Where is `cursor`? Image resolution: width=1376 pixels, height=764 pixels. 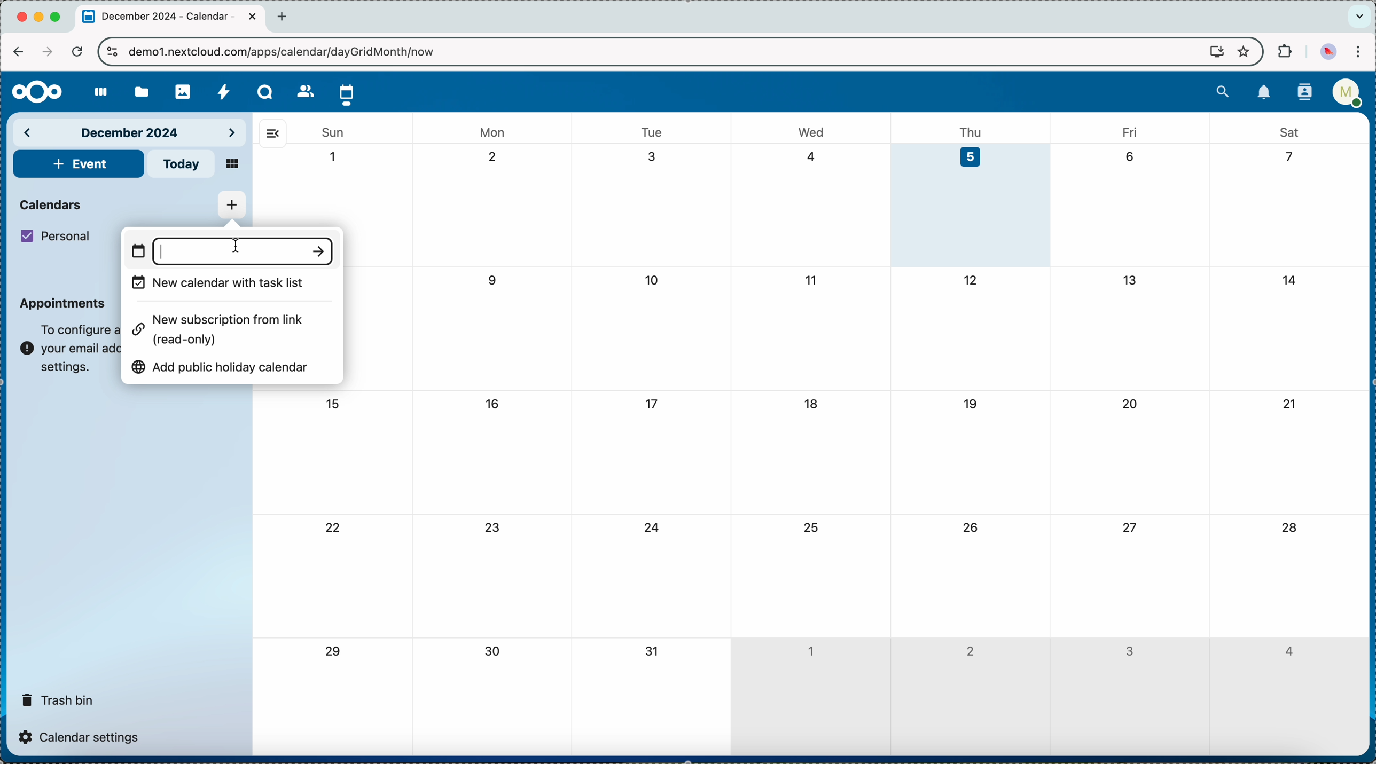 cursor is located at coordinates (237, 246).